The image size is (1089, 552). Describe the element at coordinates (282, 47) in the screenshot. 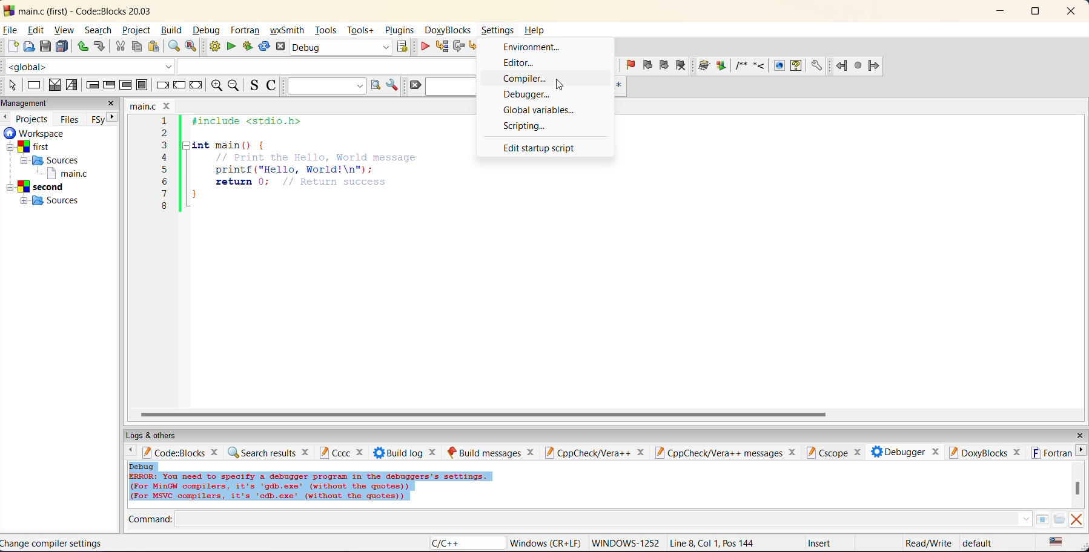

I see `abort` at that location.